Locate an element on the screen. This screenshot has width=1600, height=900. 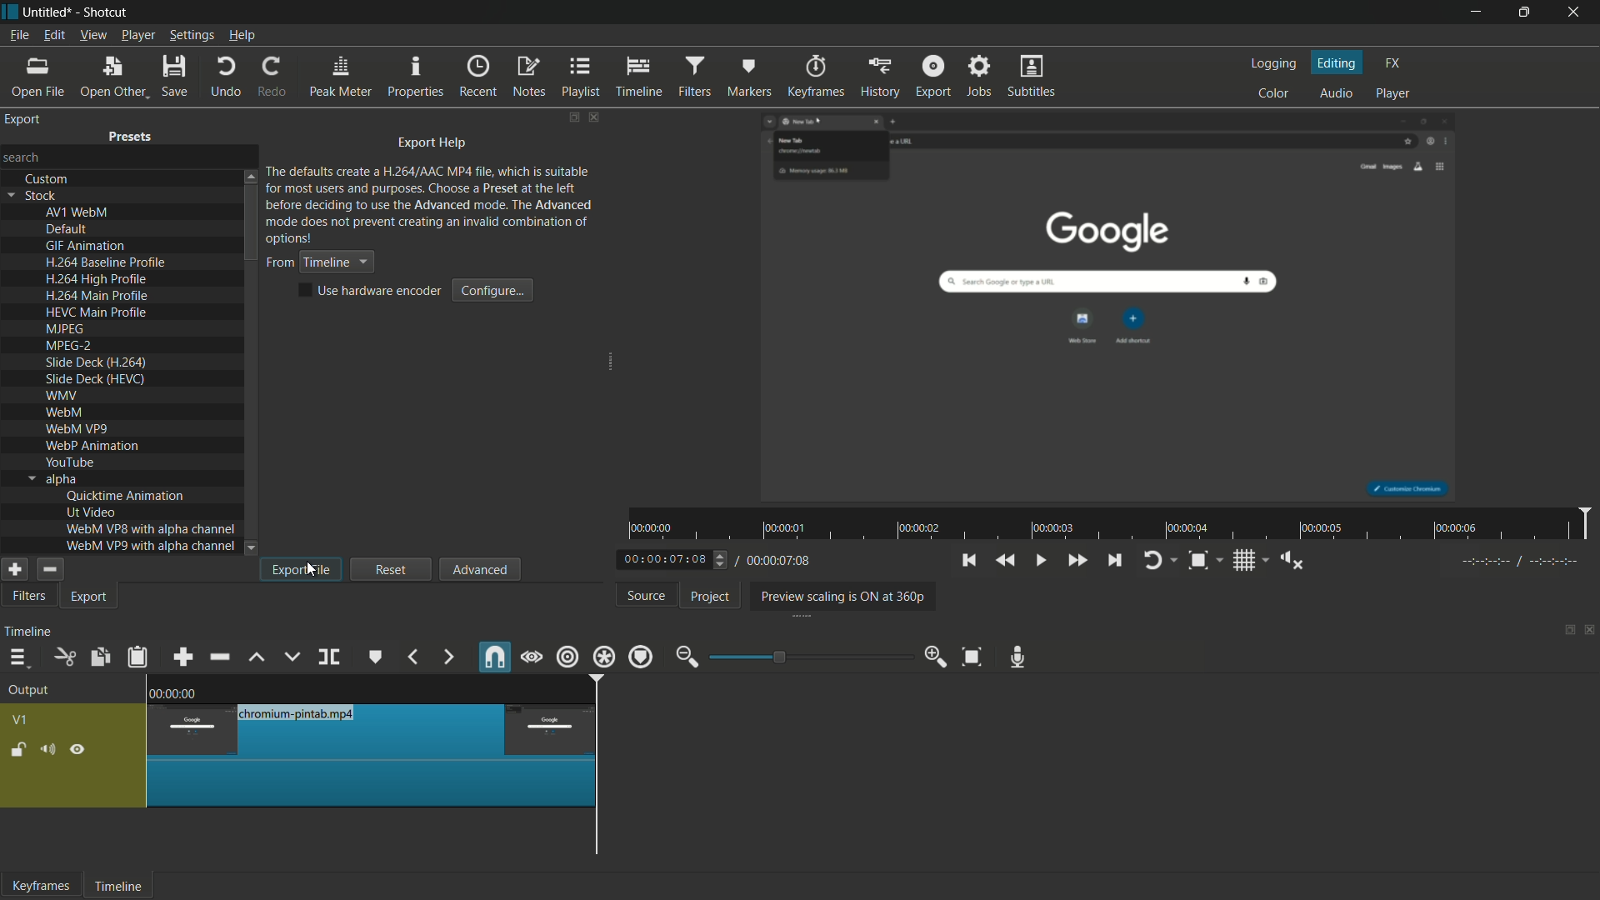
slide deck(h.264) is located at coordinates (97, 362).